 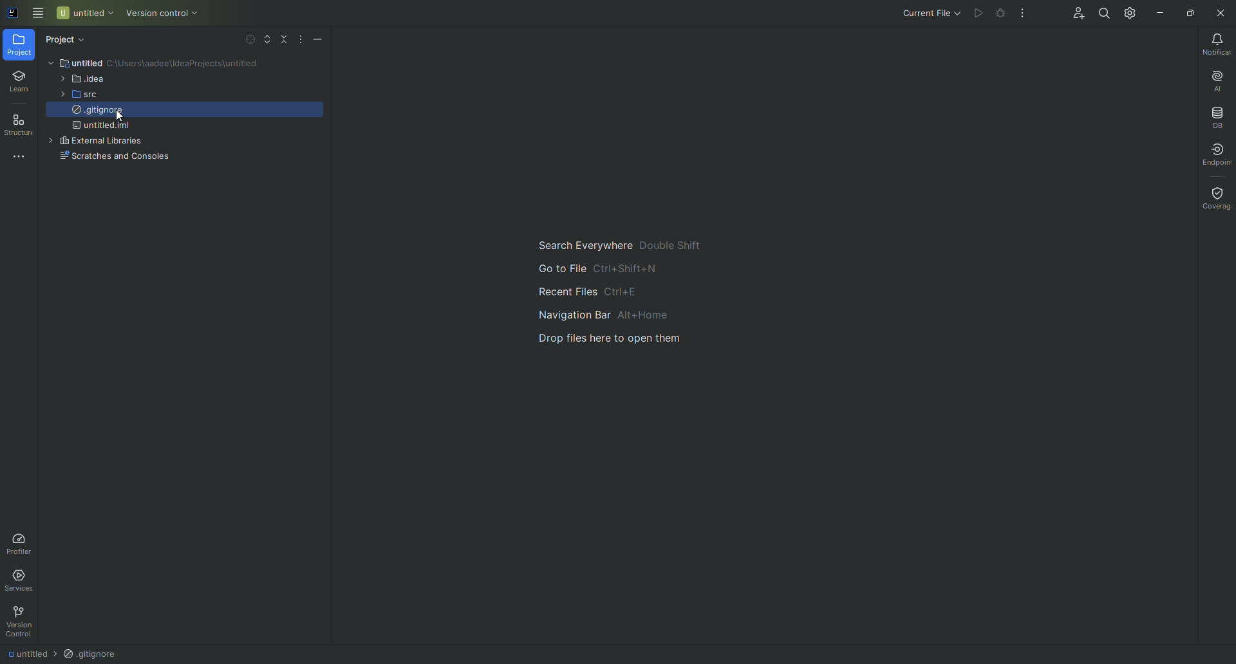 I want to click on Main Menu, so click(x=39, y=14).